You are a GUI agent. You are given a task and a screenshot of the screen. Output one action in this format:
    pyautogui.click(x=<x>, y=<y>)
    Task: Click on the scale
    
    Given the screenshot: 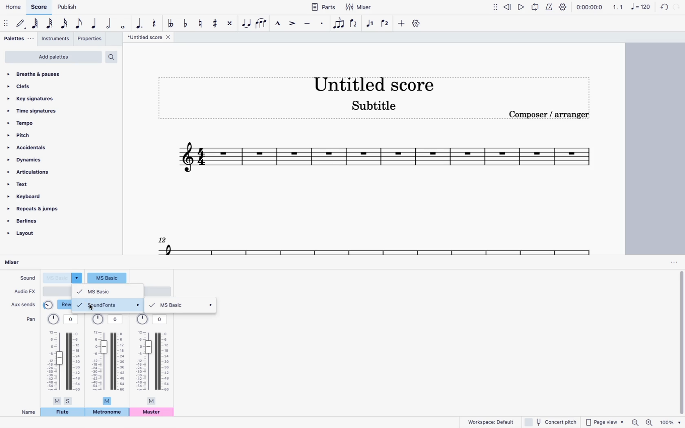 What is the action you would take?
    pyautogui.click(x=384, y=160)
    